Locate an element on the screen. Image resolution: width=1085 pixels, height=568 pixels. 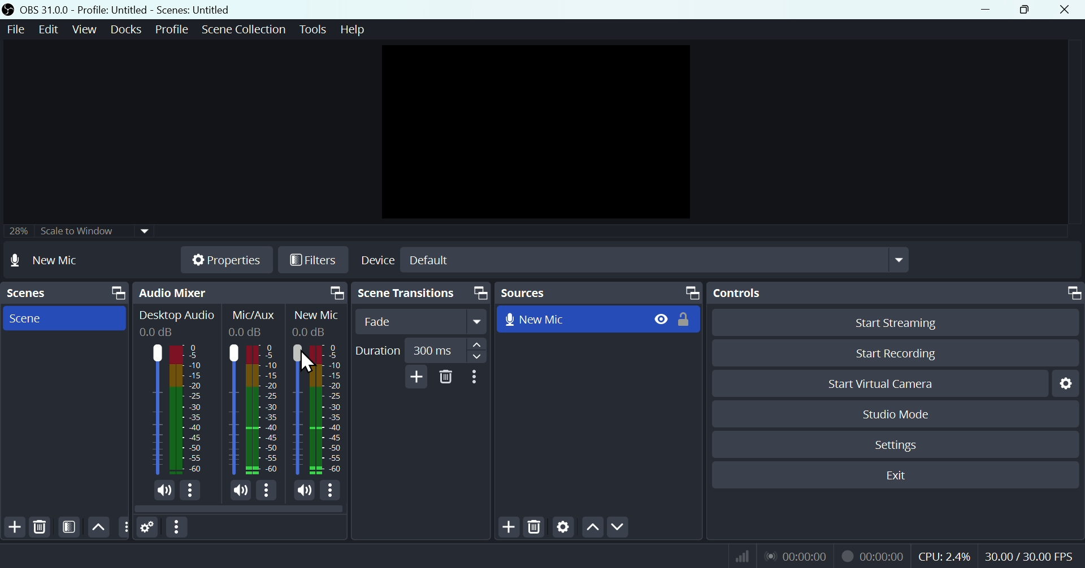
Up is located at coordinates (592, 529).